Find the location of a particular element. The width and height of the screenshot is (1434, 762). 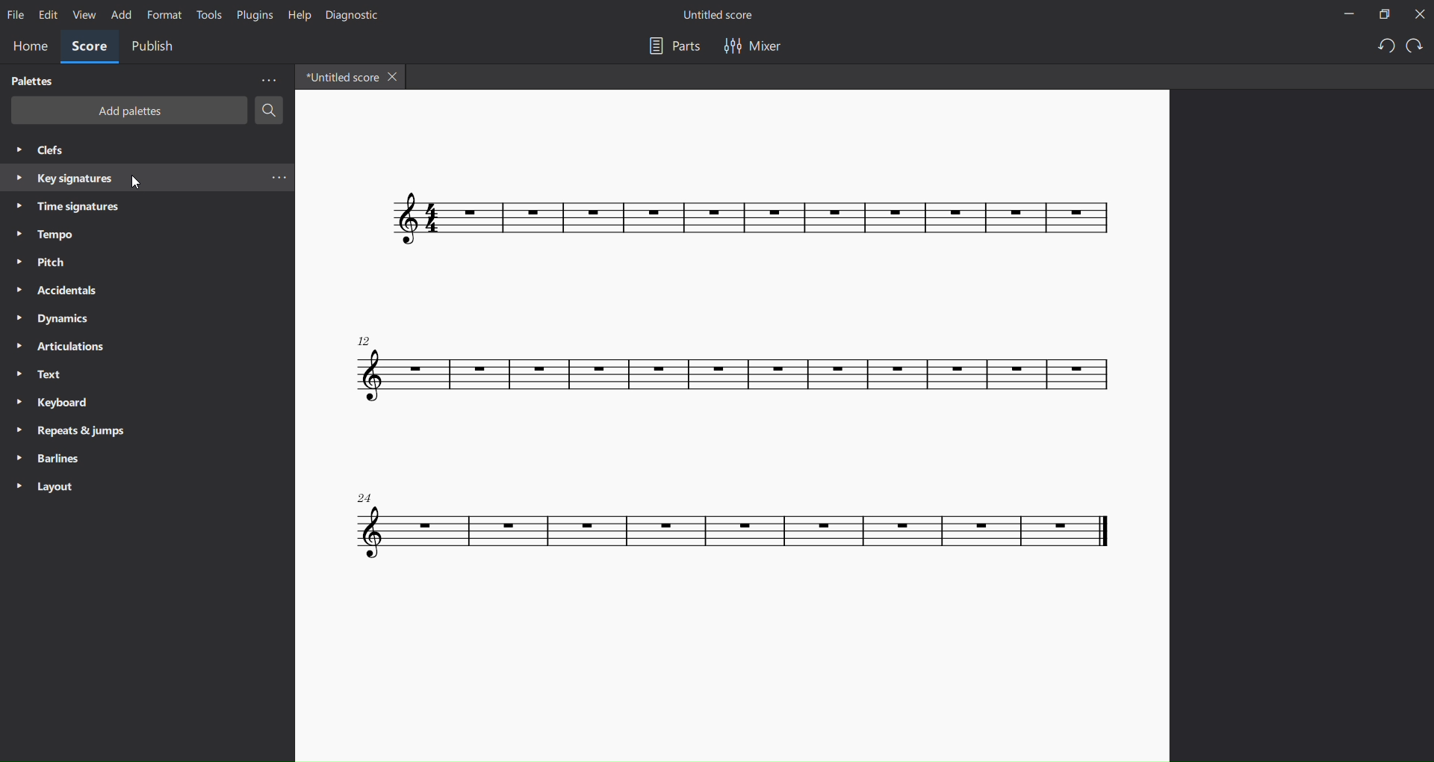

undo is located at coordinates (1383, 47).